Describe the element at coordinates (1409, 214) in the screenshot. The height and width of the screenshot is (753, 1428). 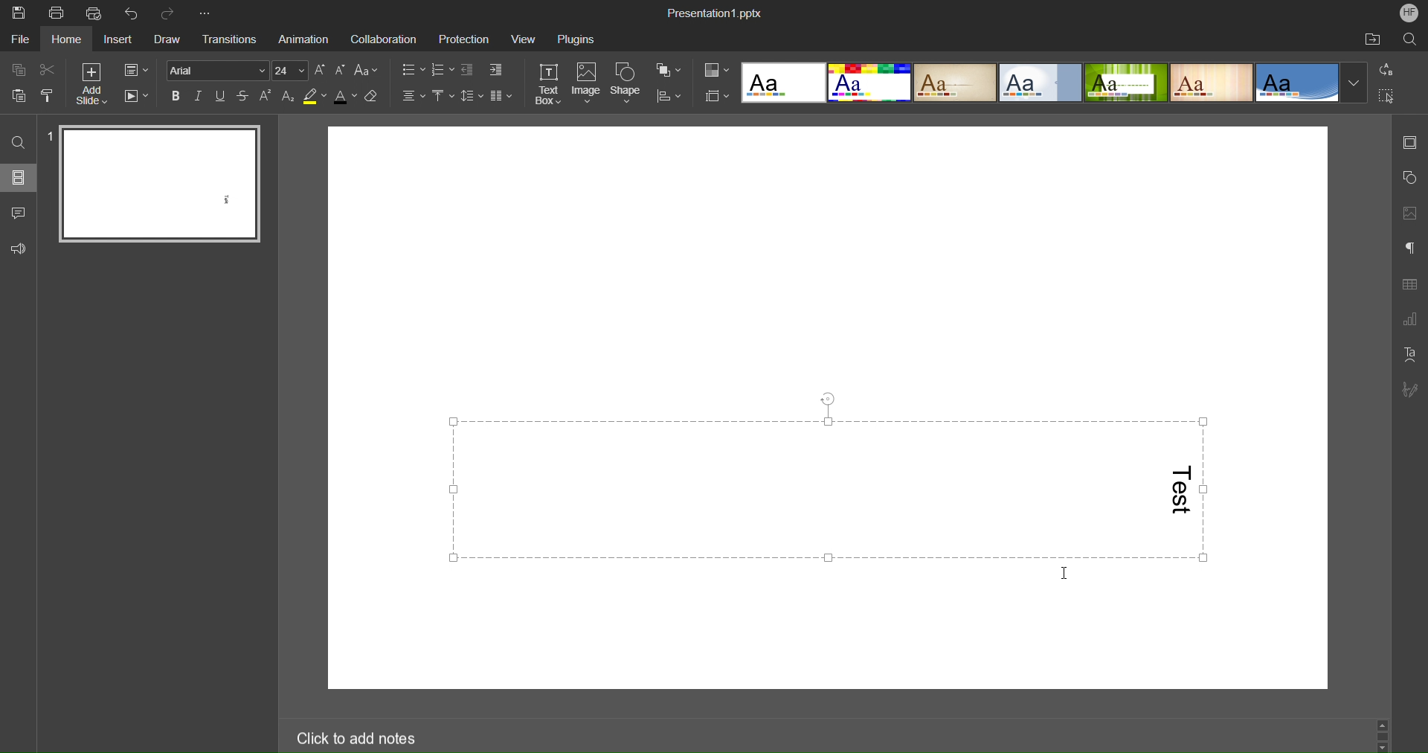
I see `Image Settings` at that location.